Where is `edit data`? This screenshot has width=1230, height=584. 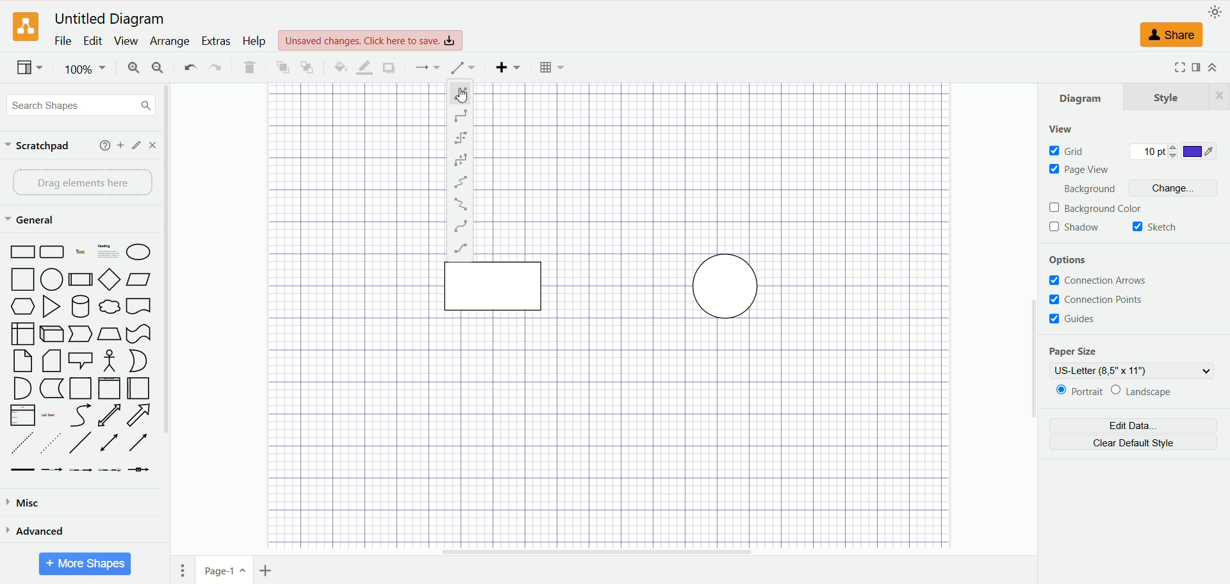
edit data is located at coordinates (1135, 425).